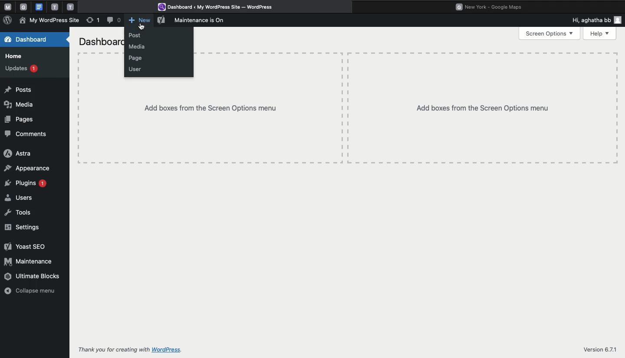 This screenshot has width=625, height=358. Describe the element at coordinates (481, 107) in the screenshot. I see `add boxes from the screen options menu` at that location.